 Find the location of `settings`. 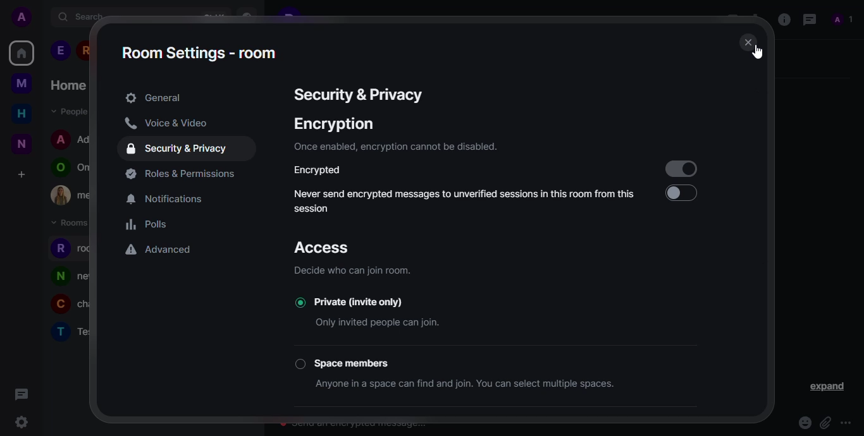

settings is located at coordinates (22, 421).